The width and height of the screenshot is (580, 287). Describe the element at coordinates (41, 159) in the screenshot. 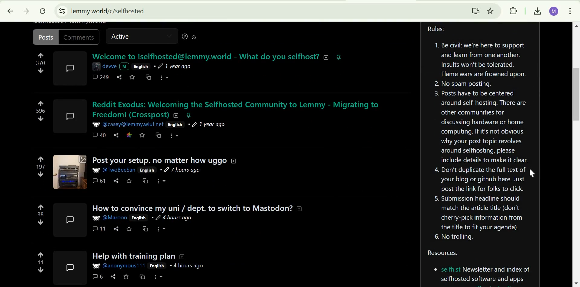

I see `upvote` at that location.